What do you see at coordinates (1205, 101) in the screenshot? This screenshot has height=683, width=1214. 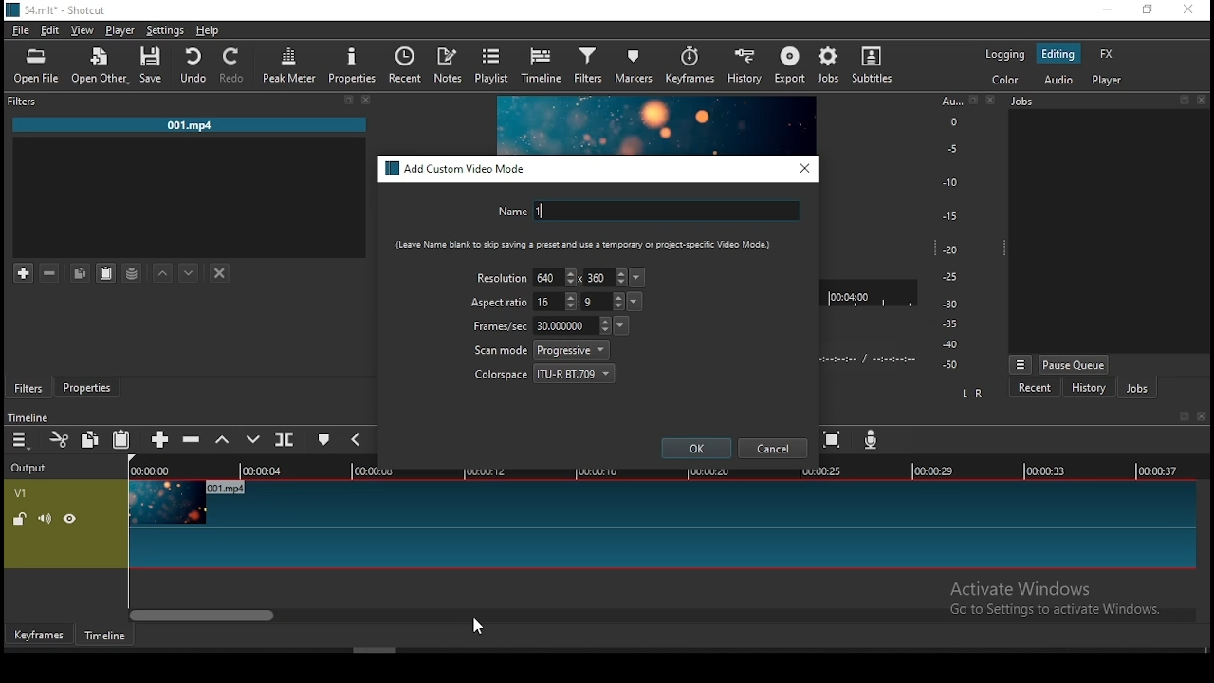 I see `close` at bounding box center [1205, 101].